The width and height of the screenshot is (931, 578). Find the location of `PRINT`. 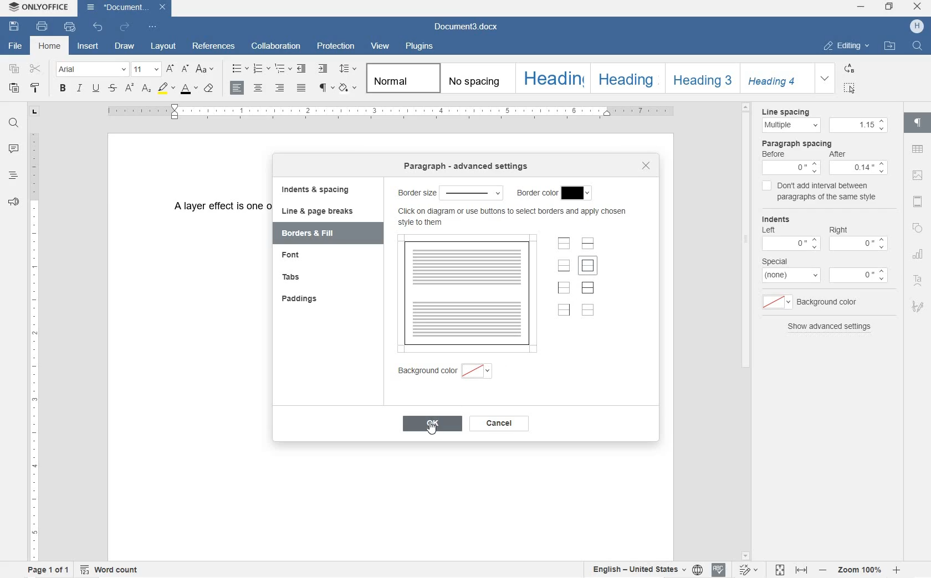

PRINT is located at coordinates (43, 27).